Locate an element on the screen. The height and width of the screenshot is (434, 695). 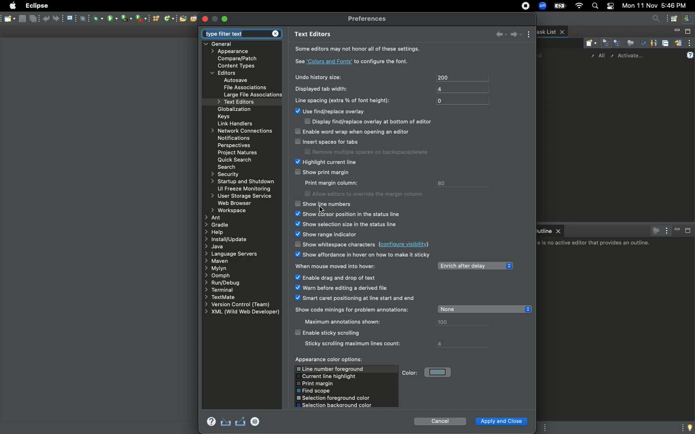
Save is located at coordinates (9, 19).